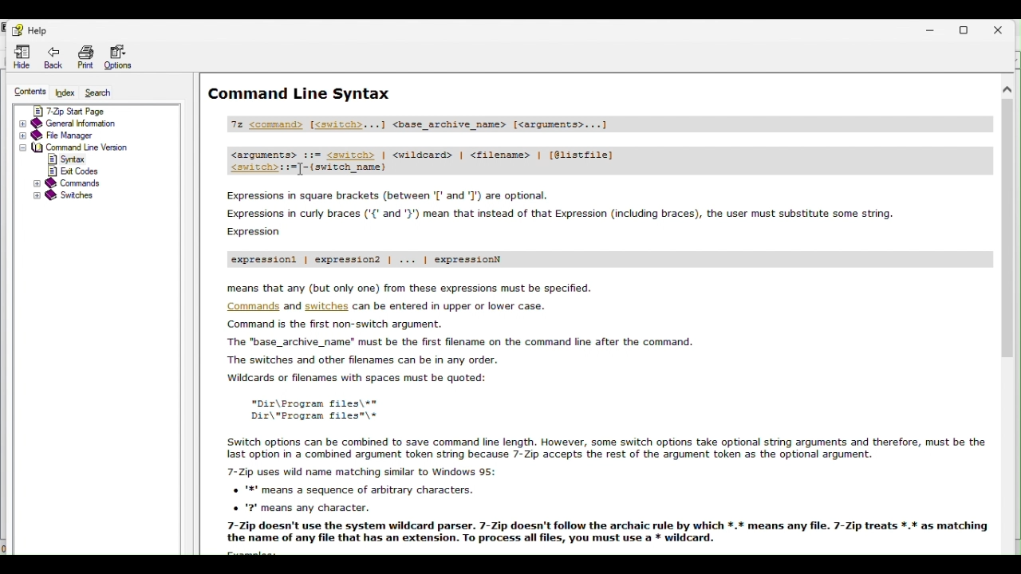  Describe the element at coordinates (254, 306) in the screenshot. I see `commands` at that location.